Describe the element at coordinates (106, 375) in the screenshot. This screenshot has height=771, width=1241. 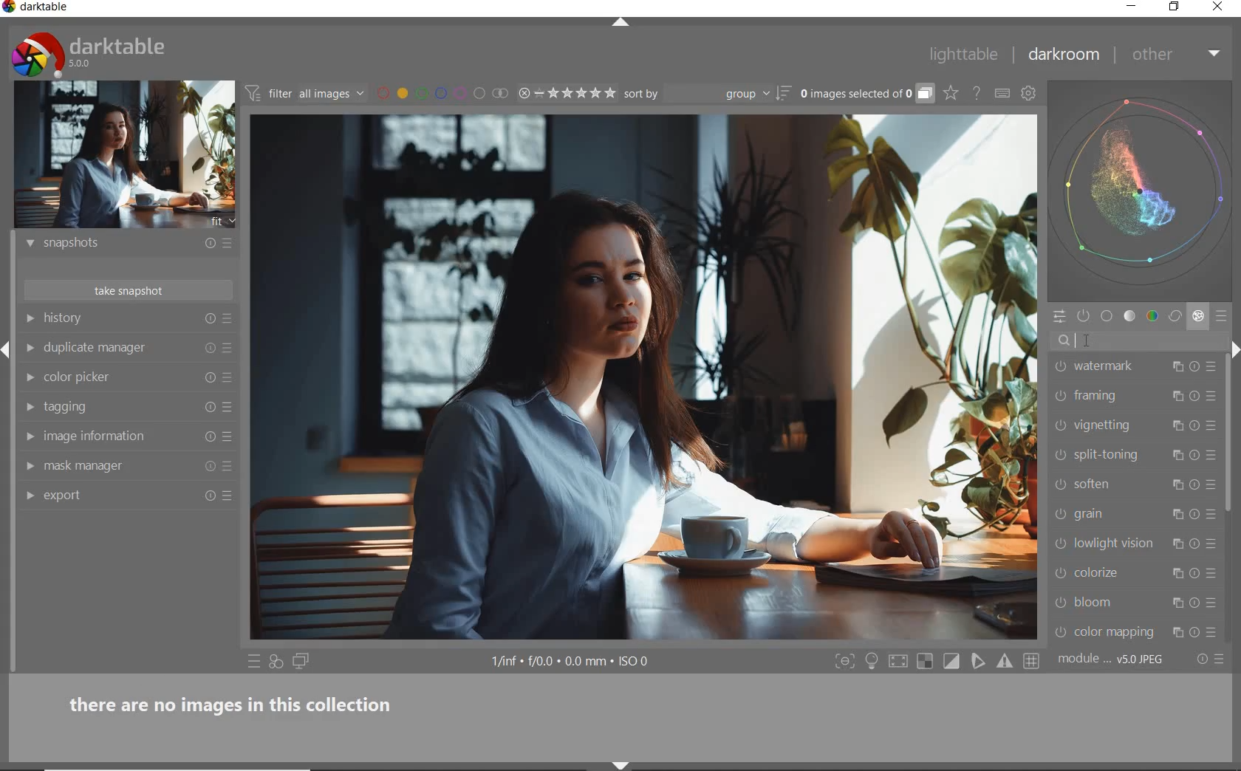
I see `color picker` at that location.